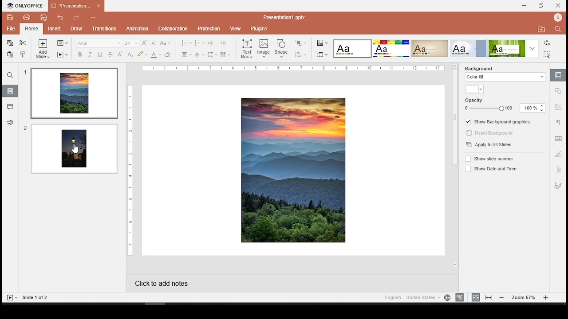 This screenshot has width=568, height=319. Describe the element at coordinates (454, 166) in the screenshot. I see `scroll bar` at that location.